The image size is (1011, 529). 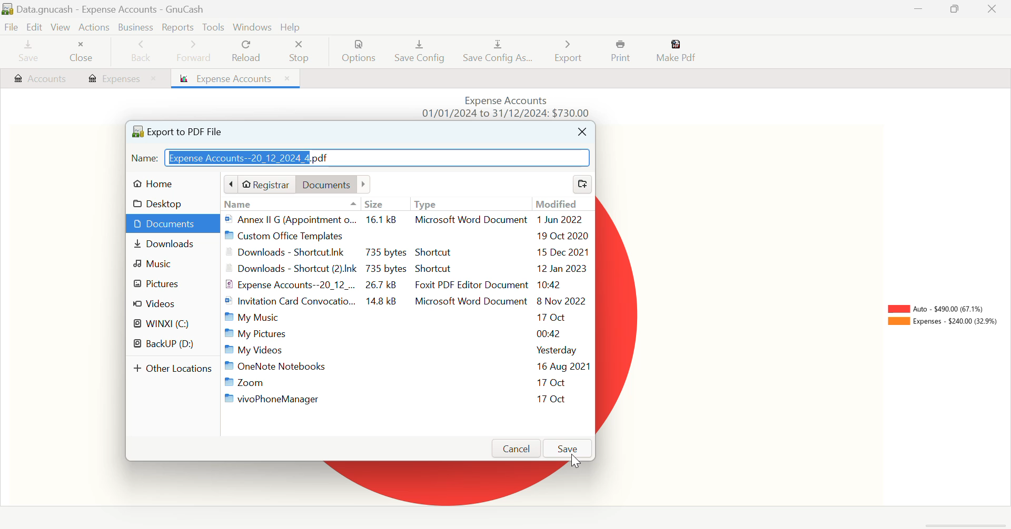 I want to click on BackUP, so click(x=167, y=345).